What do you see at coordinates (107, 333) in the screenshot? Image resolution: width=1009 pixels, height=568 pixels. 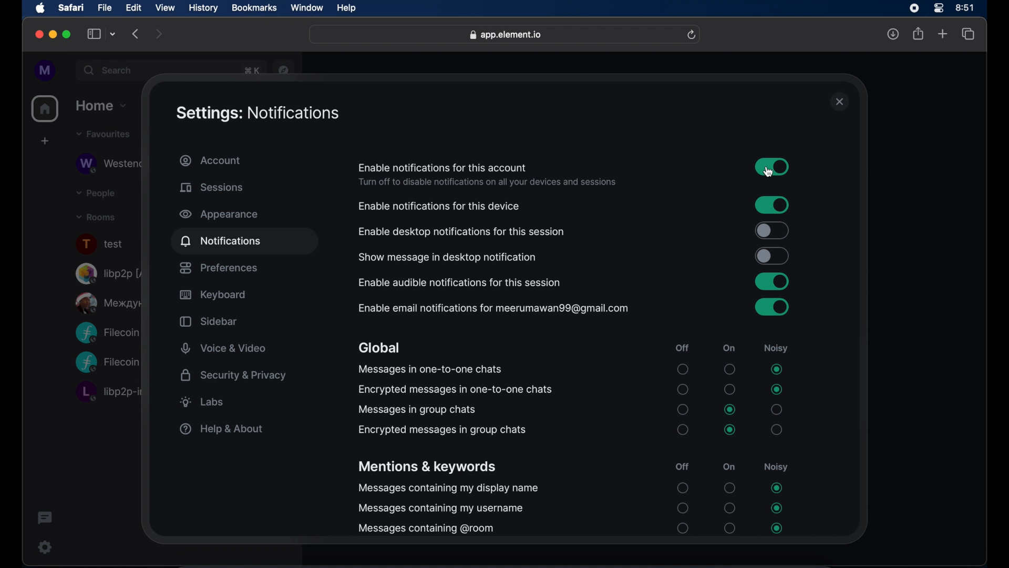 I see `Filecoin` at bounding box center [107, 333].